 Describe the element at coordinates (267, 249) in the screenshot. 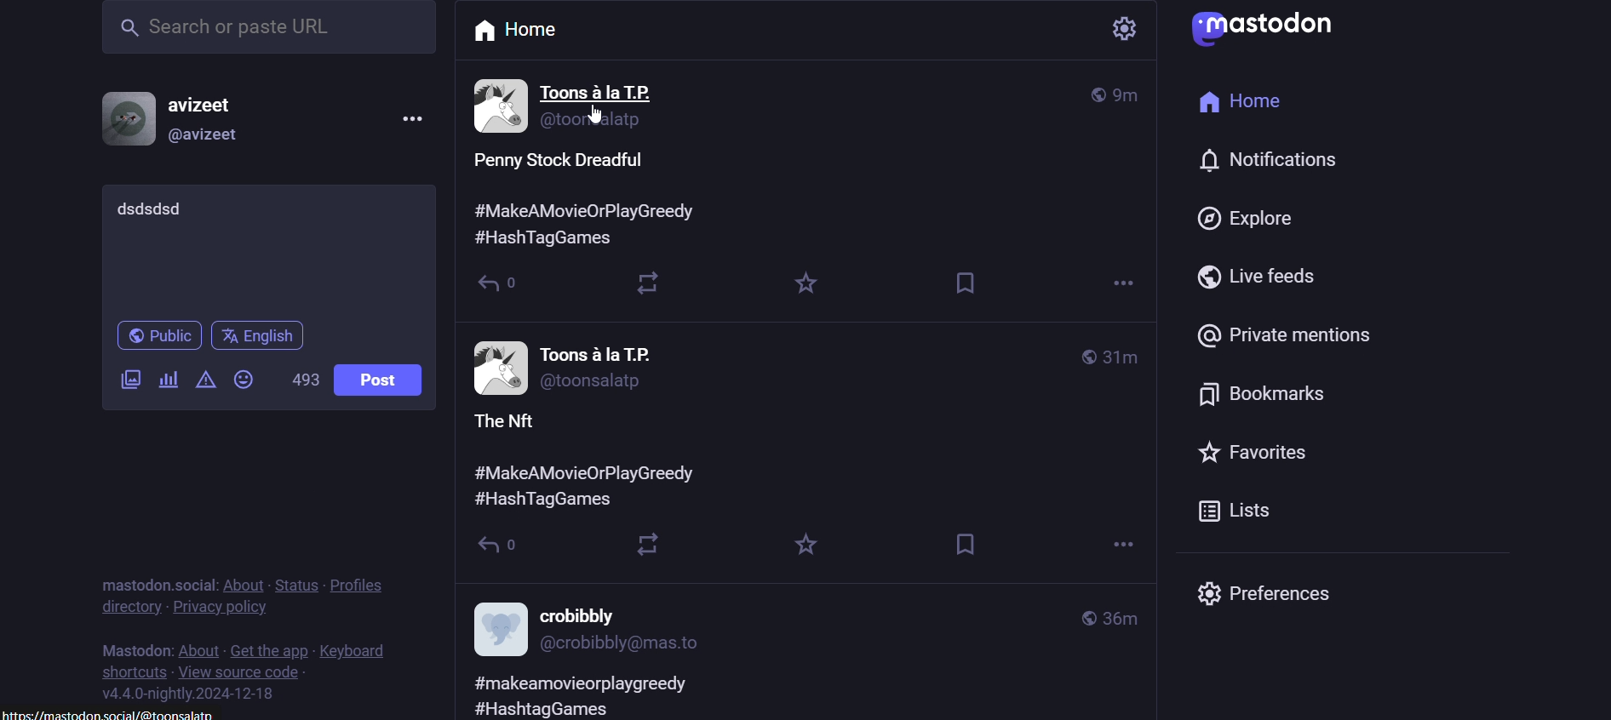

I see `whats on your mind` at that location.